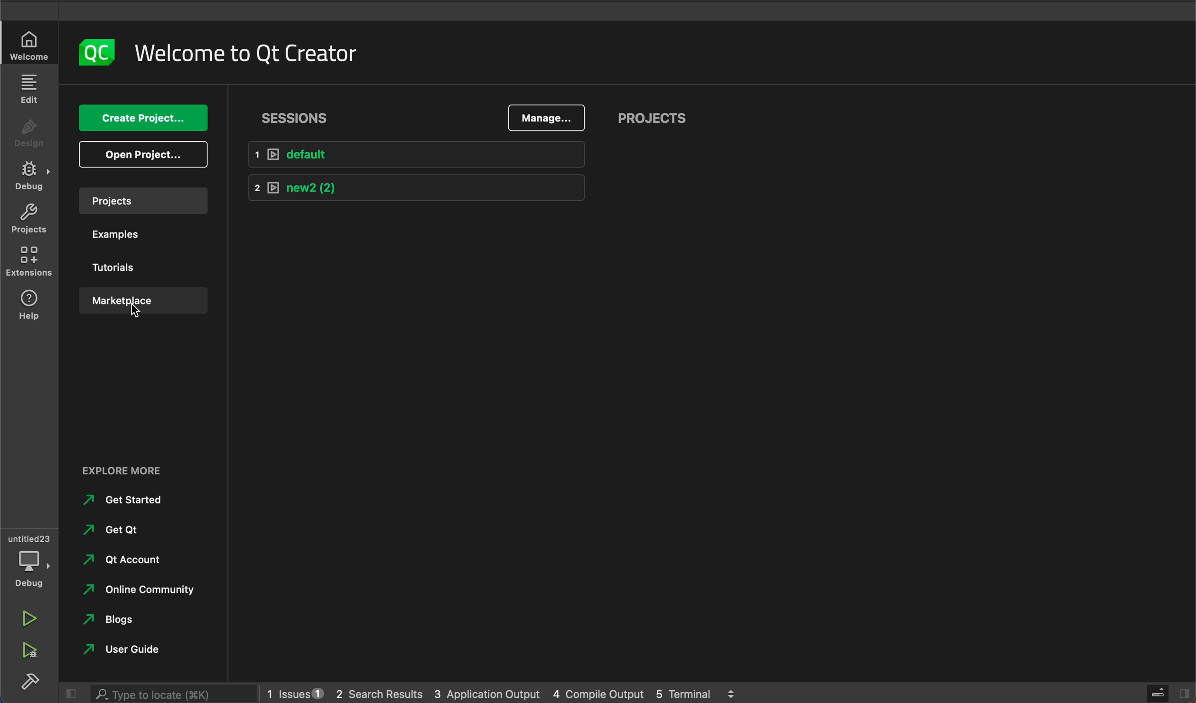 The width and height of the screenshot is (1196, 703). I want to click on search, so click(171, 694).